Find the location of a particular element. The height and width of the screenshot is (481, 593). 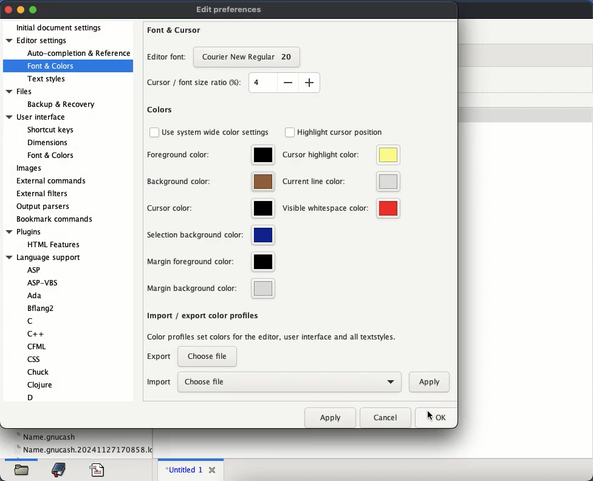

cursor font size ratio is located at coordinates (196, 83).